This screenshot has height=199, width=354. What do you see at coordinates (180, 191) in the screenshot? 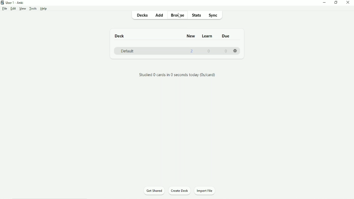
I see `Create Deck` at bounding box center [180, 191].